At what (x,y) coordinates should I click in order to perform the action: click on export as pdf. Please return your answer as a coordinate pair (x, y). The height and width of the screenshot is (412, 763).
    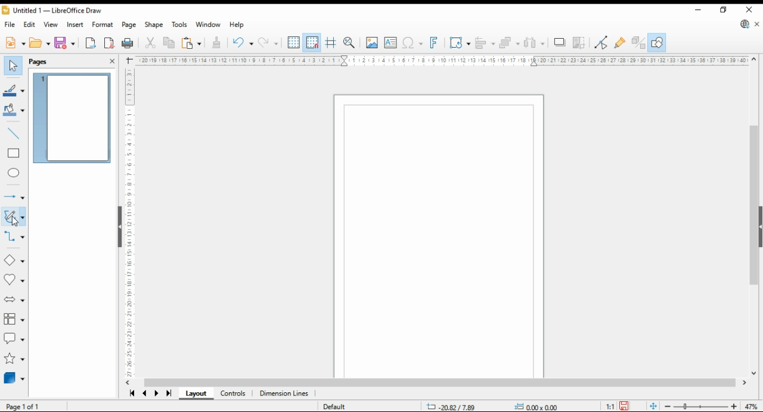
    Looking at the image, I should click on (109, 43).